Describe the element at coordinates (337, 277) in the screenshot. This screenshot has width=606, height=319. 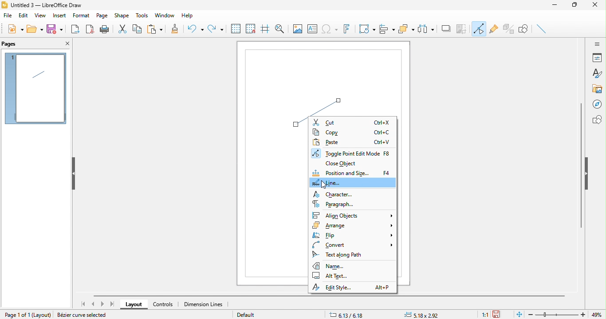
I see `alt text` at that location.